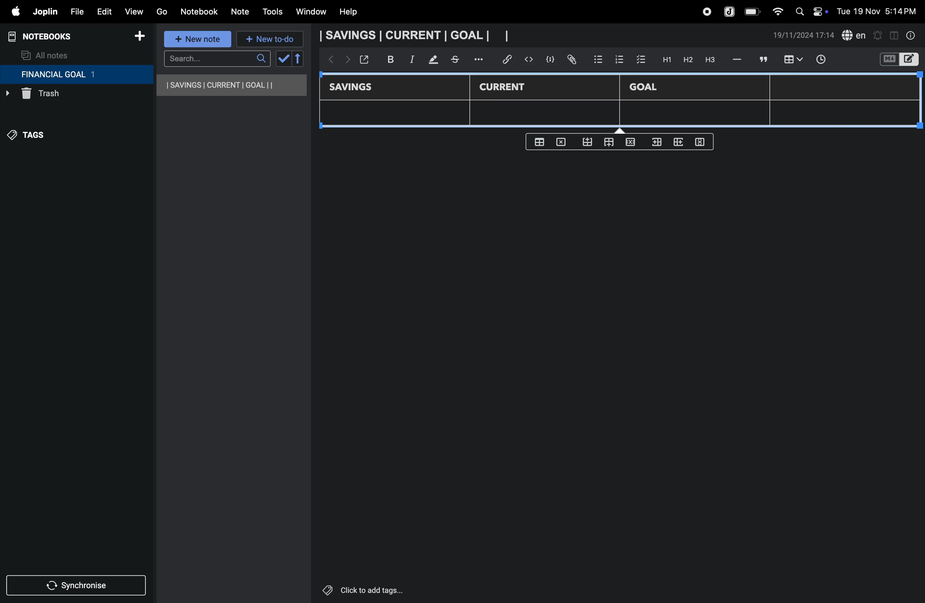 This screenshot has width=925, height=603. I want to click on mark, so click(430, 60).